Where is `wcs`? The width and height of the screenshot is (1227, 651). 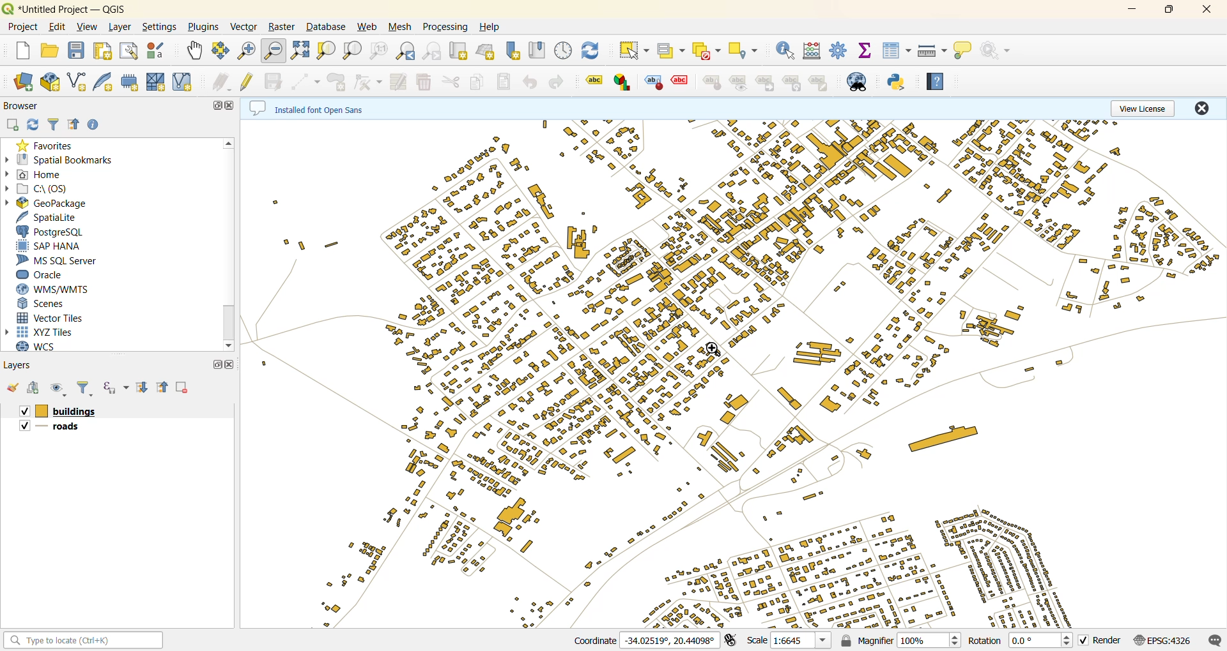
wcs is located at coordinates (36, 348).